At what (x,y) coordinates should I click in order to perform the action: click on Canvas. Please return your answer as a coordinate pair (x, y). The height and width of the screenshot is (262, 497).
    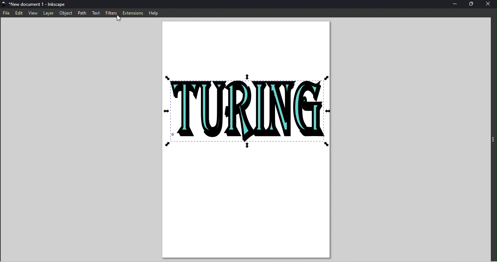
    Looking at the image, I should click on (243, 139).